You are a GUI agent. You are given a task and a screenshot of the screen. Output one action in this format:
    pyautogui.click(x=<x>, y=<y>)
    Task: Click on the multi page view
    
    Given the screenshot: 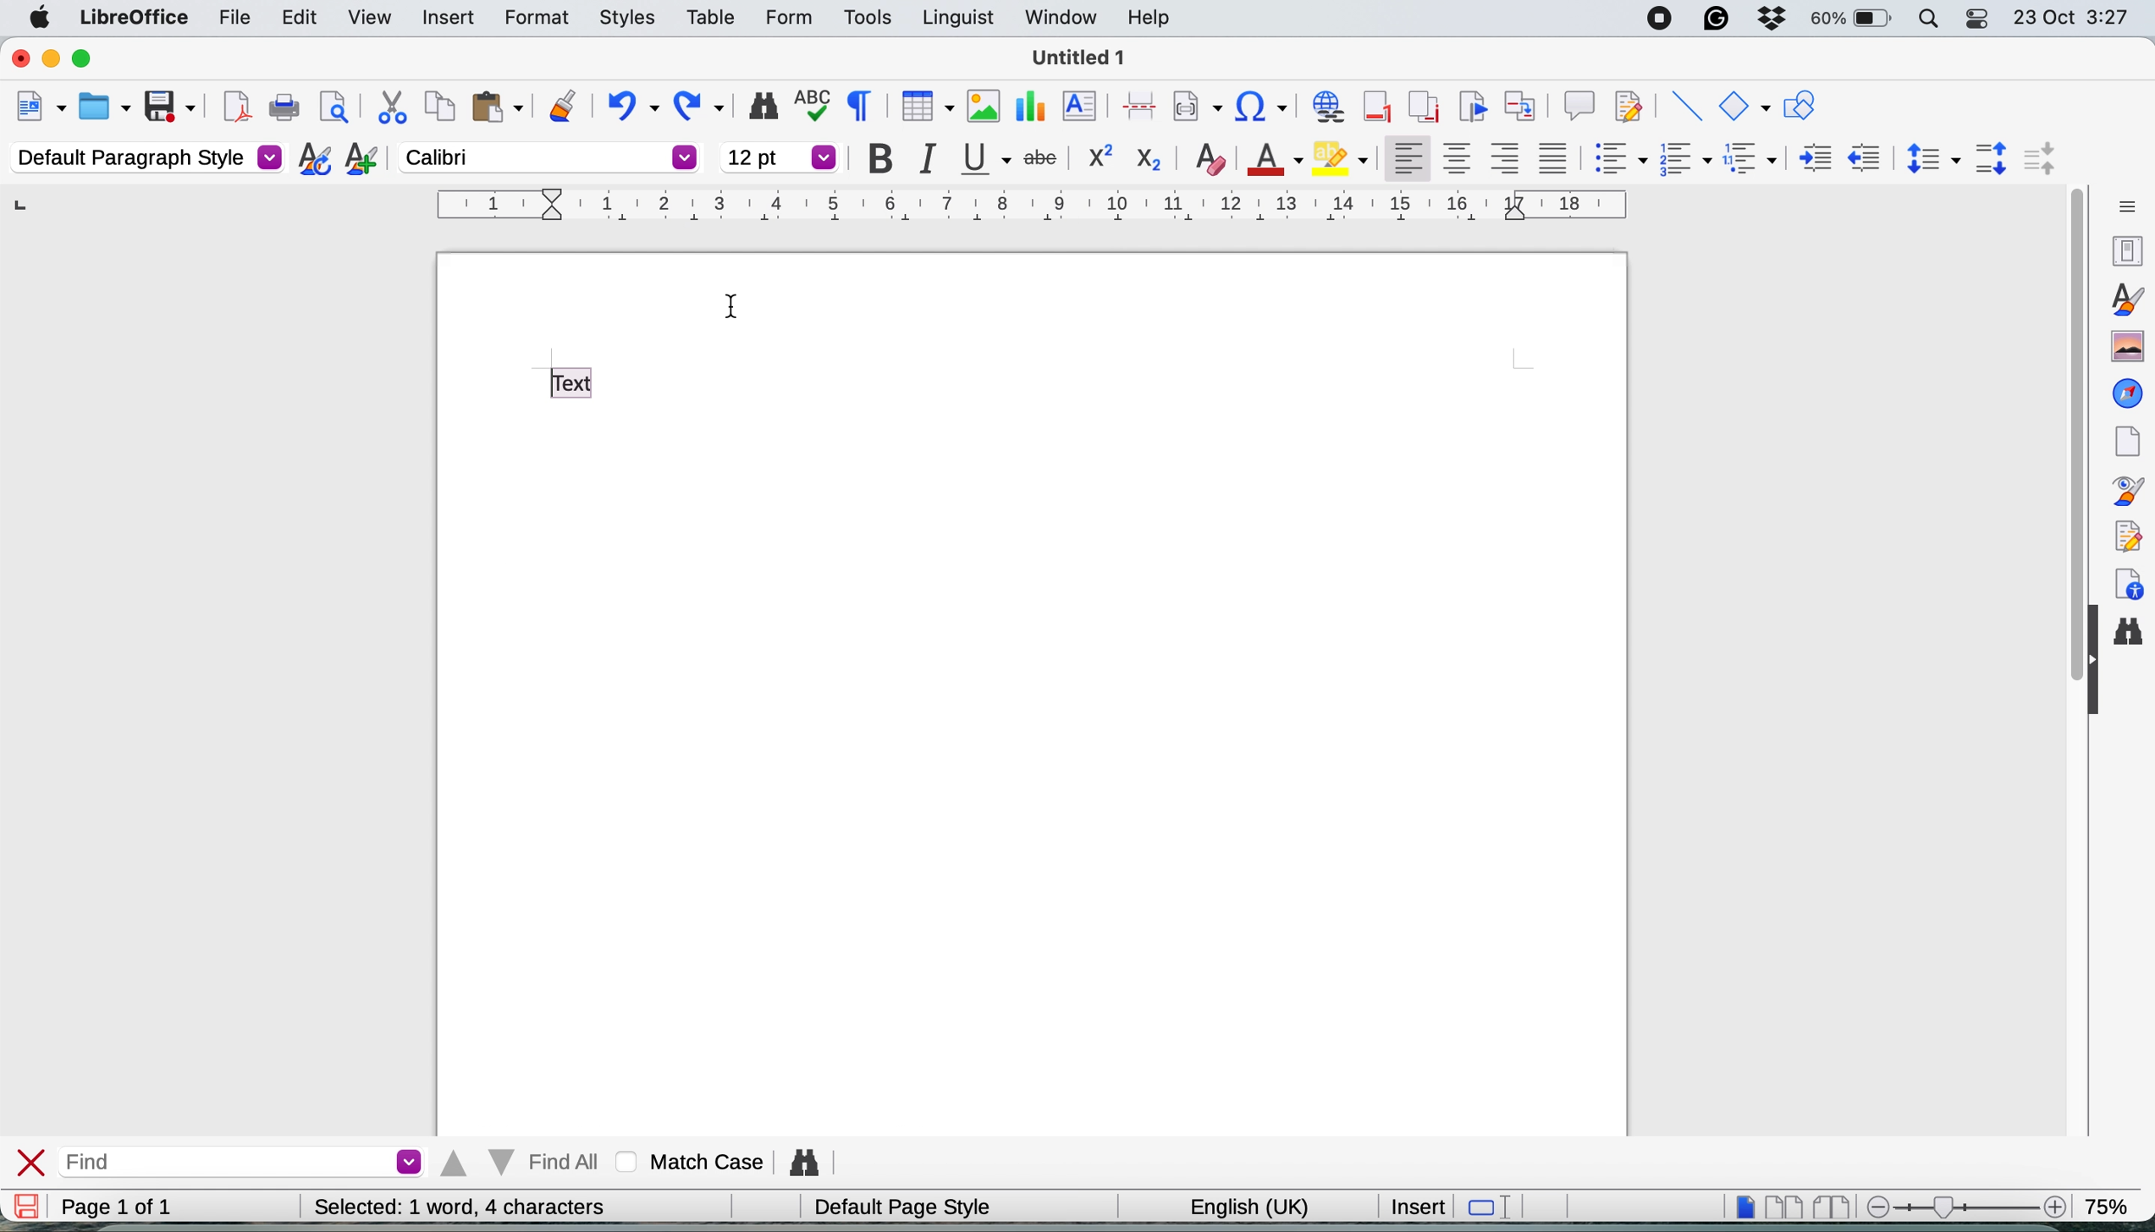 What is the action you would take?
    pyautogui.click(x=1783, y=1205)
    